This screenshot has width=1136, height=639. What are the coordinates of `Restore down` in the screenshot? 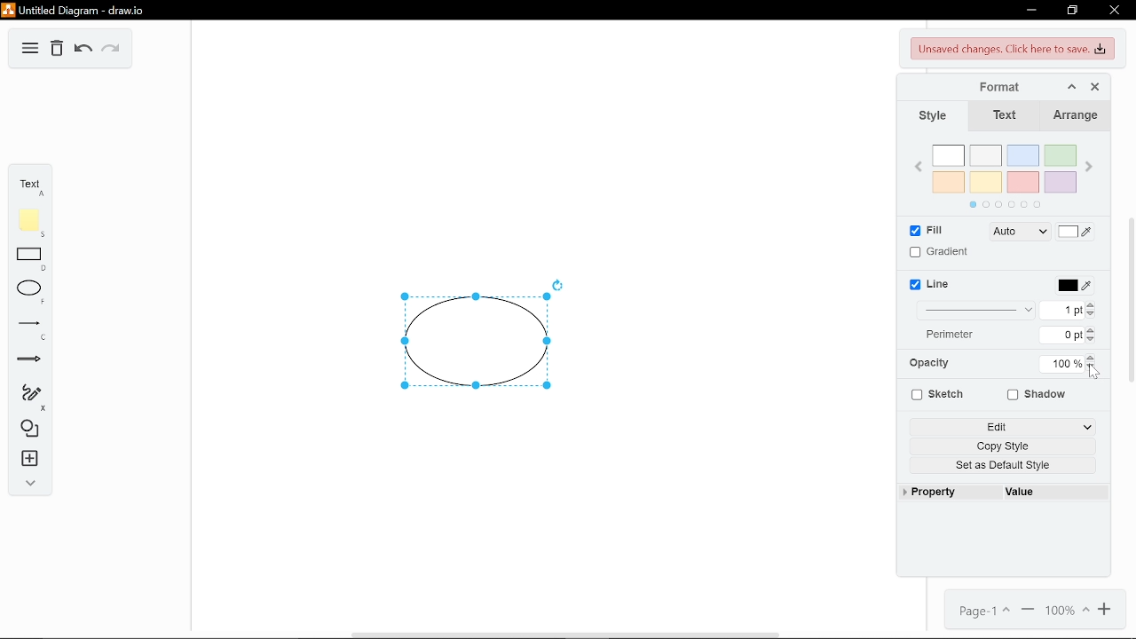 It's located at (1074, 11).